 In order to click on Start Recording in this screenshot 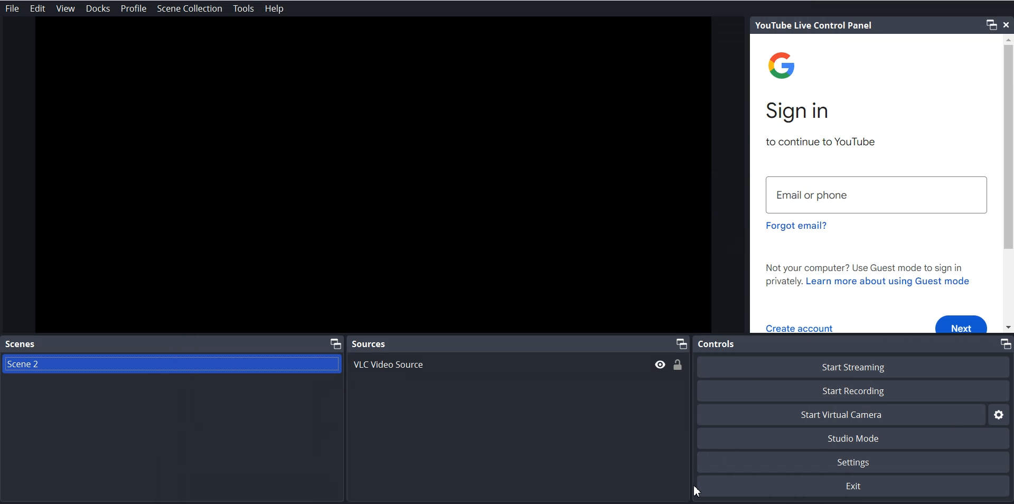, I will do `click(855, 390)`.